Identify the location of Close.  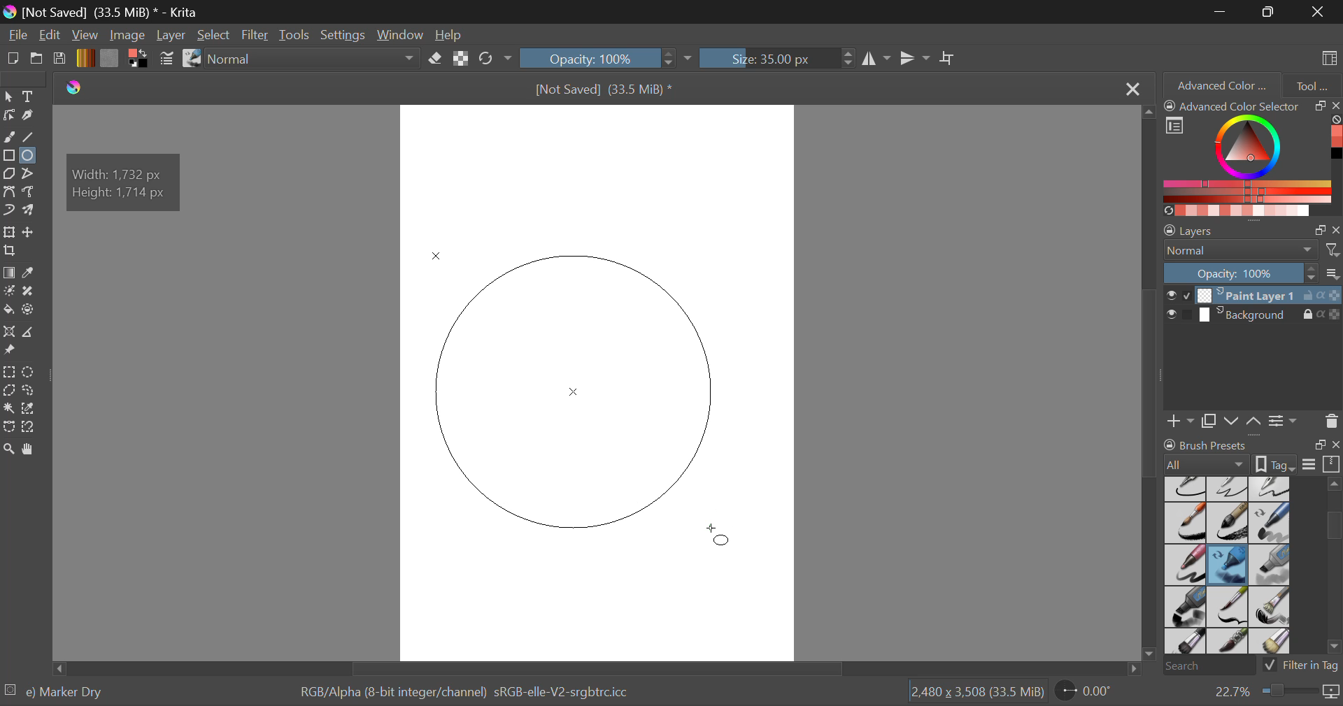
(1131, 89).